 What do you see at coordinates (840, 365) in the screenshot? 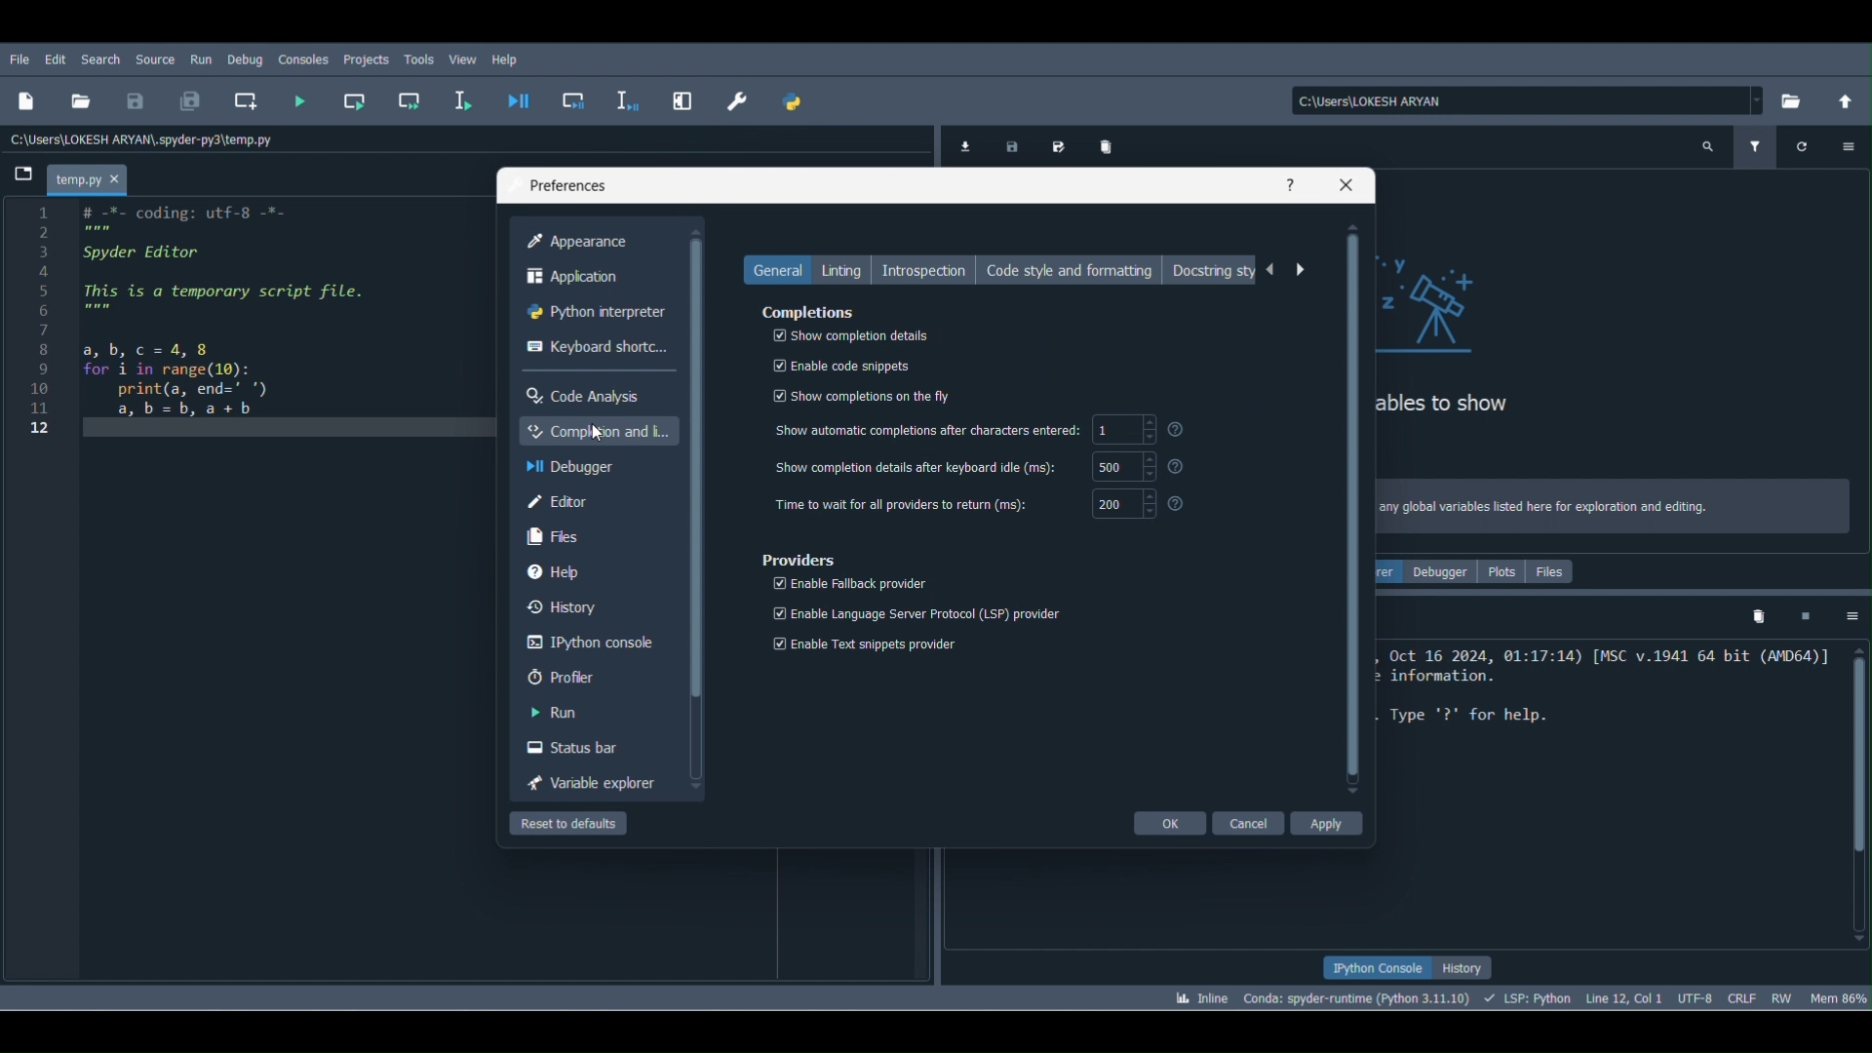
I see `Enable code snippets` at bounding box center [840, 365].